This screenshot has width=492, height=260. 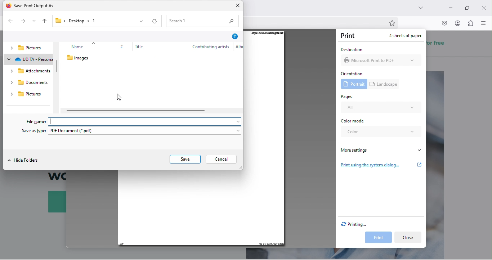 I want to click on cursor movement, so click(x=120, y=98).